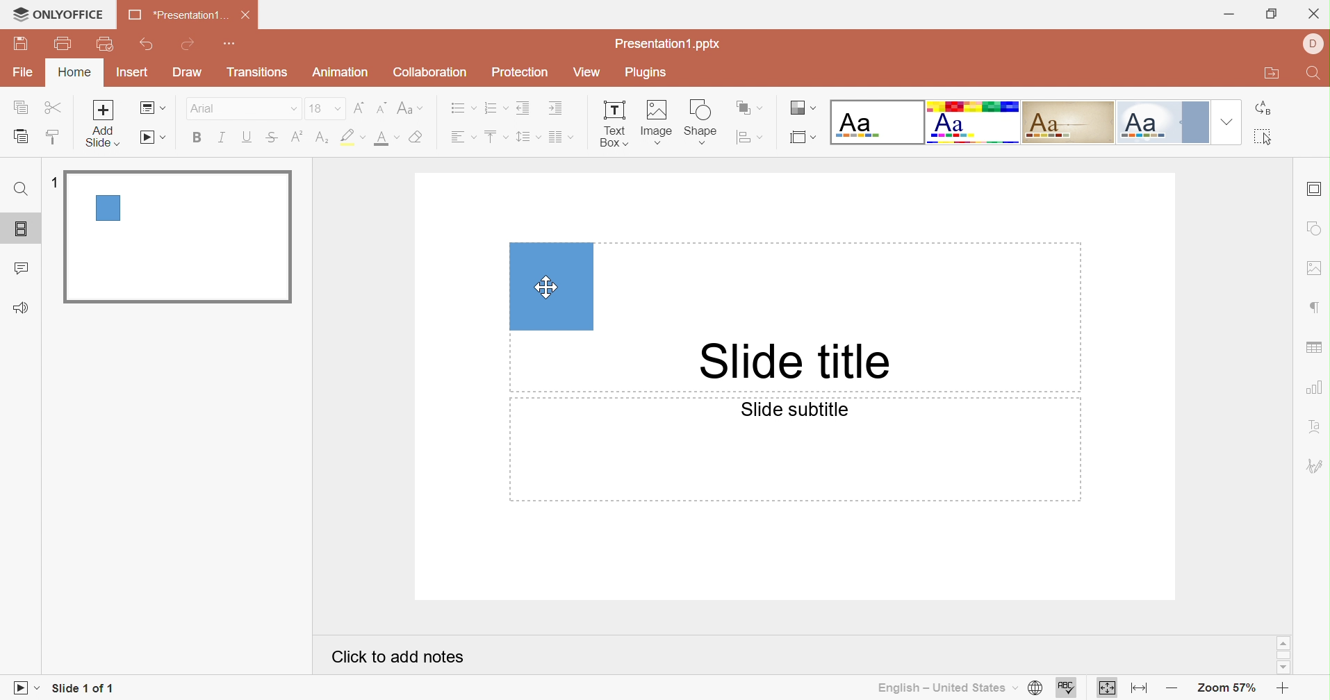 The height and width of the screenshot is (700, 1330). What do you see at coordinates (359, 110) in the screenshot?
I see `Increment font size` at bounding box center [359, 110].